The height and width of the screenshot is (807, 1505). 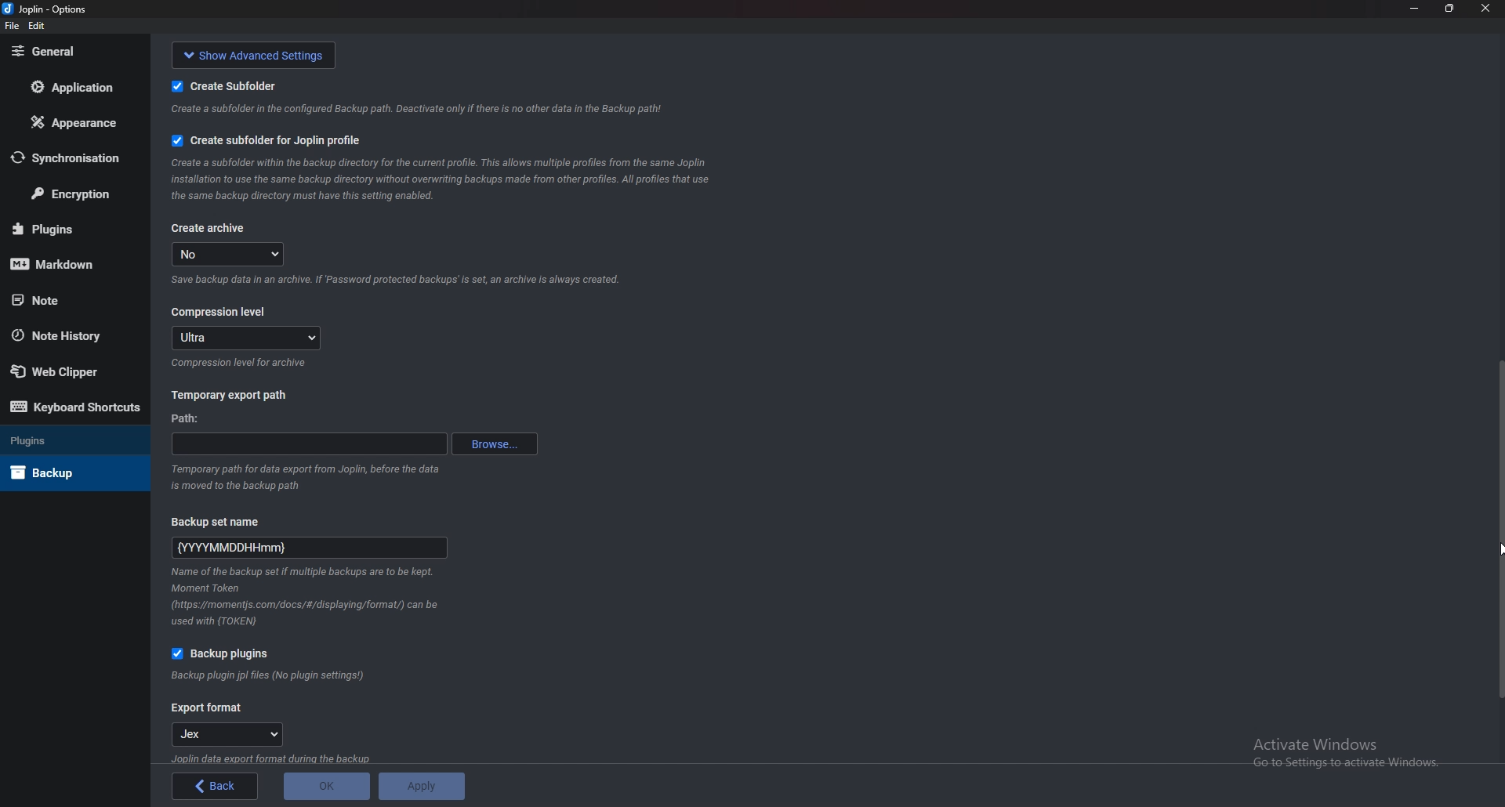 What do you see at coordinates (223, 653) in the screenshot?
I see `Backup plugins` at bounding box center [223, 653].